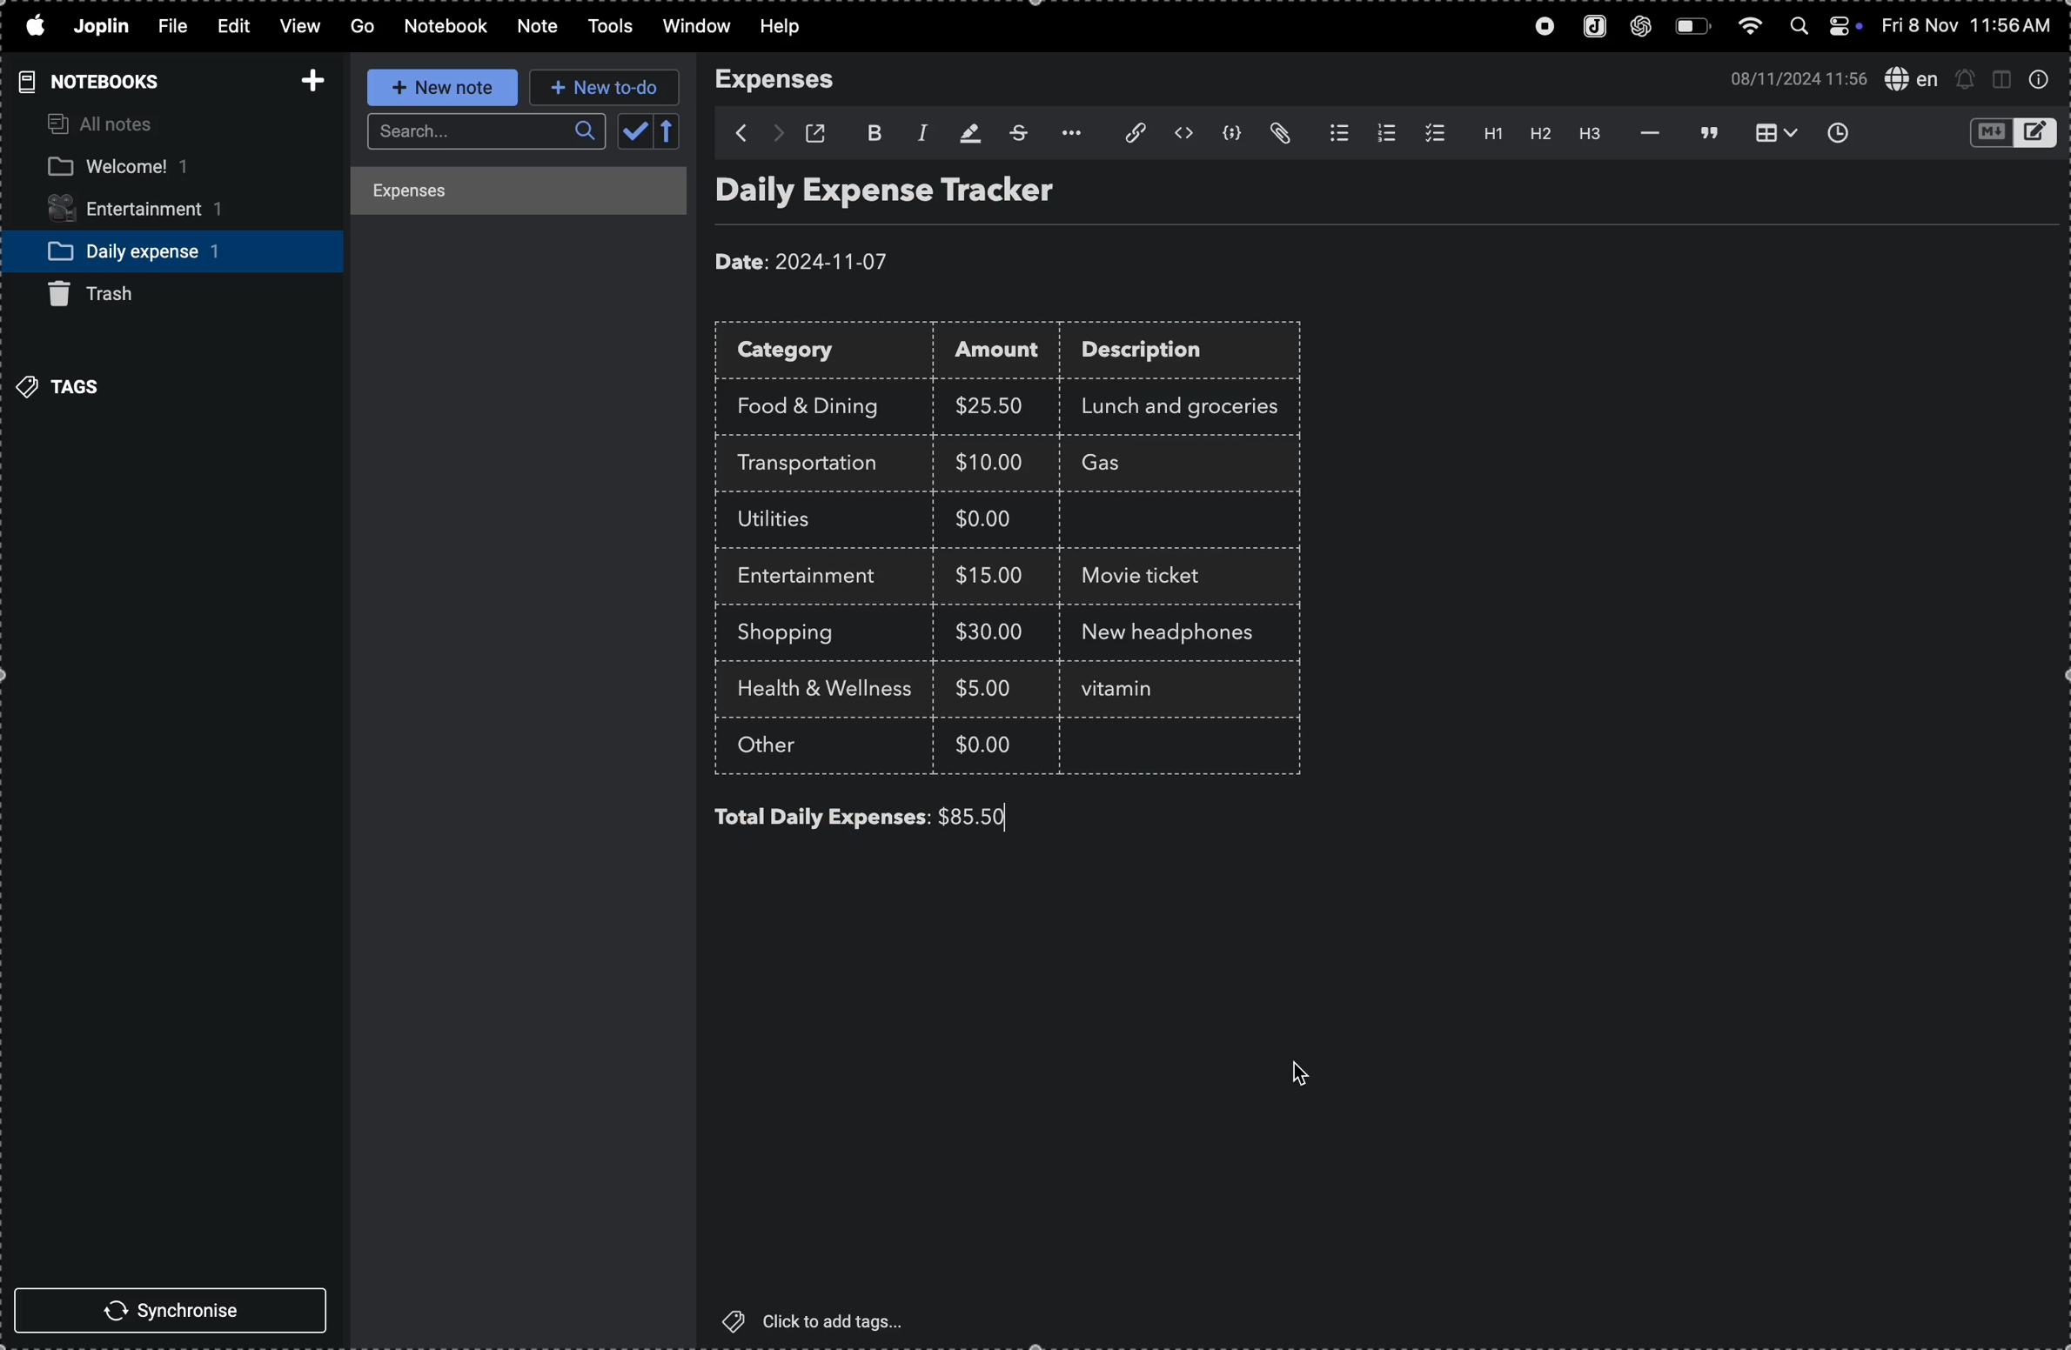  Describe the element at coordinates (824, 1320) in the screenshot. I see `click to add tags` at that location.